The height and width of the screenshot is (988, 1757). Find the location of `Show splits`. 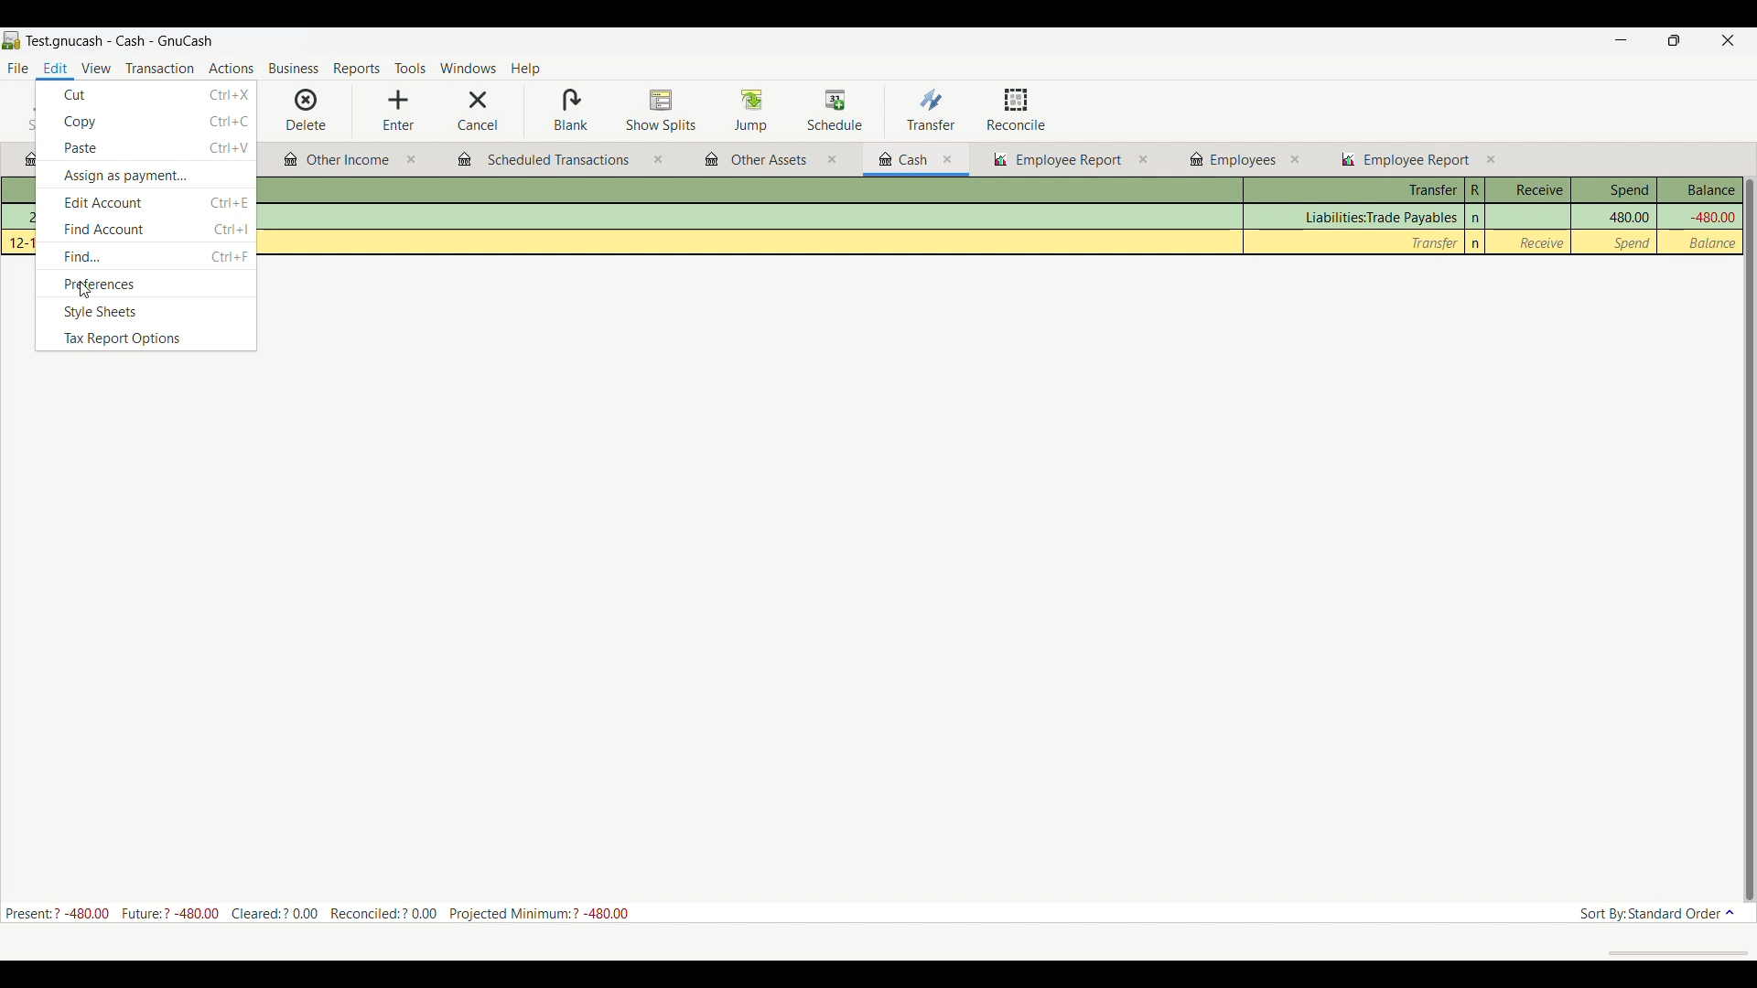

Show splits is located at coordinates (662, 110).